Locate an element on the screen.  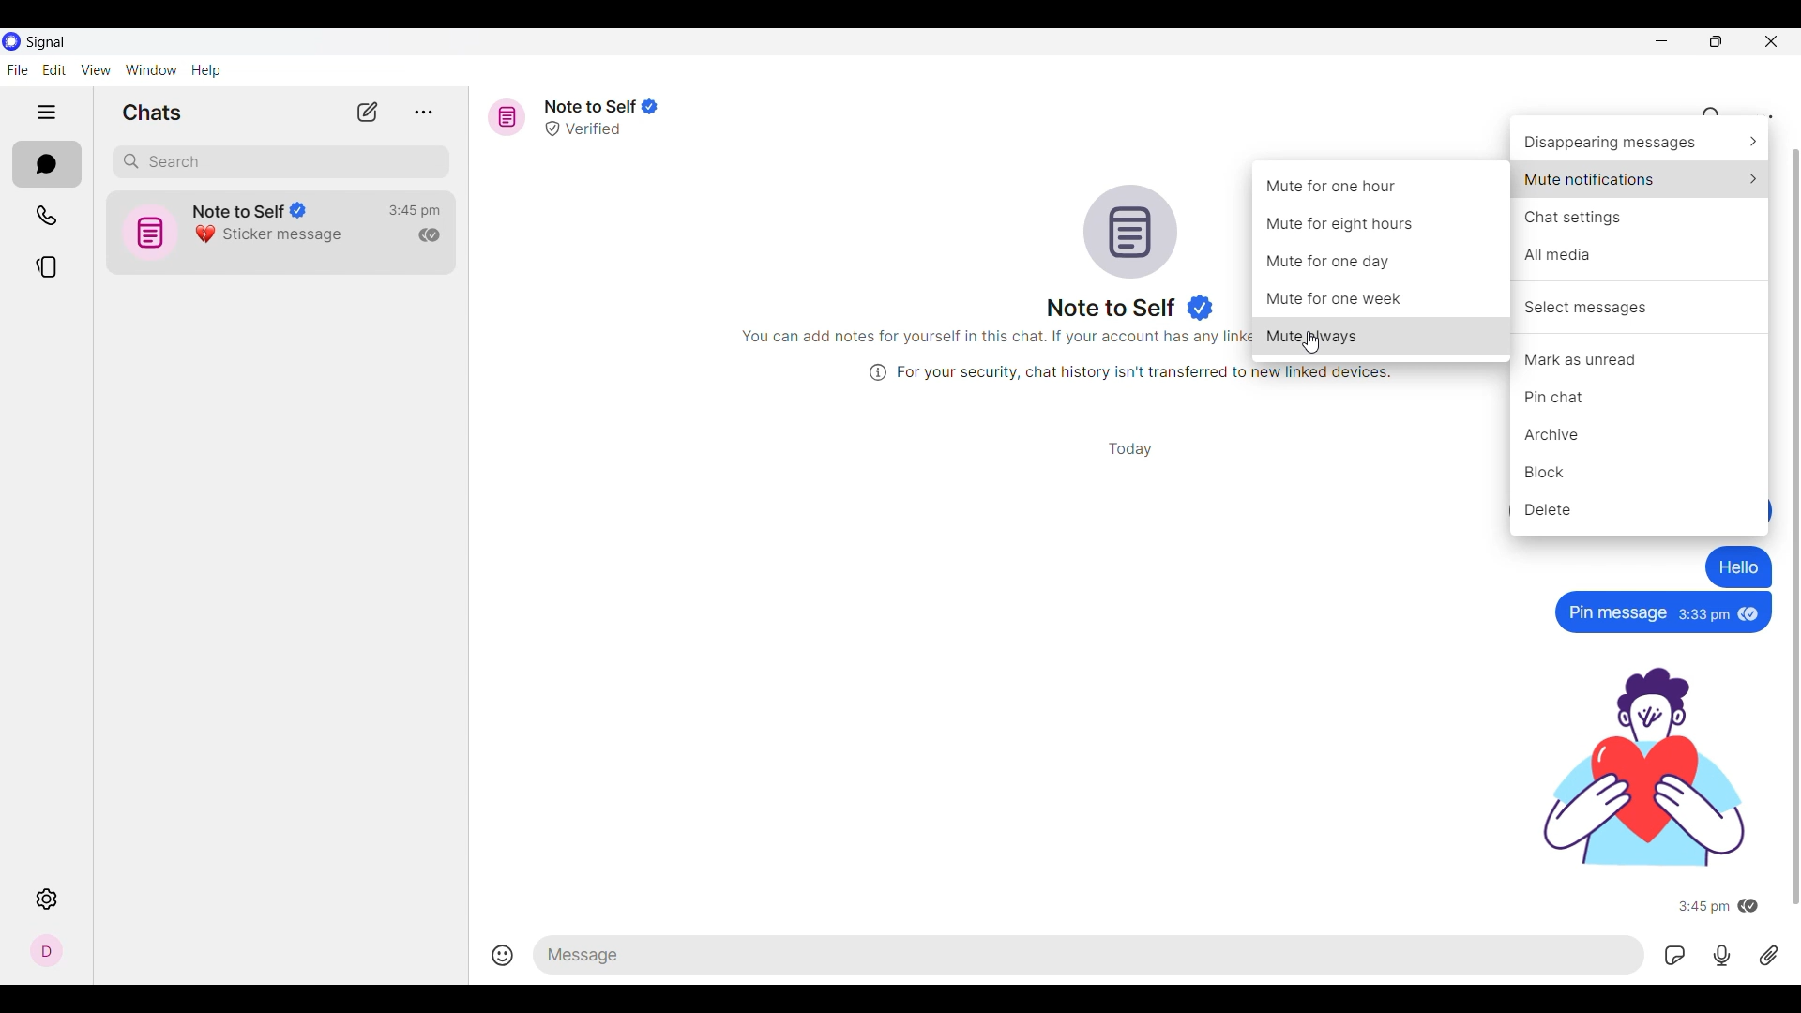
sticker is located at coordinates (1646, 769).